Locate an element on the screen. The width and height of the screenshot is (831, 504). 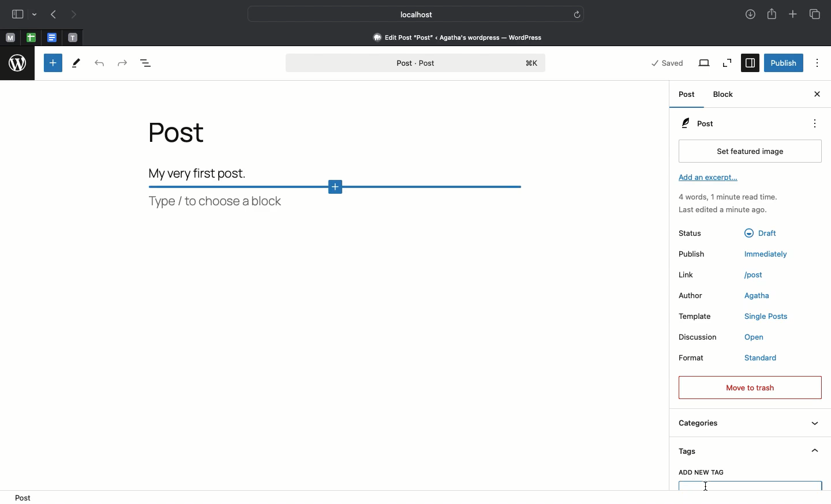
Tags is located at coordinates (751, 452).